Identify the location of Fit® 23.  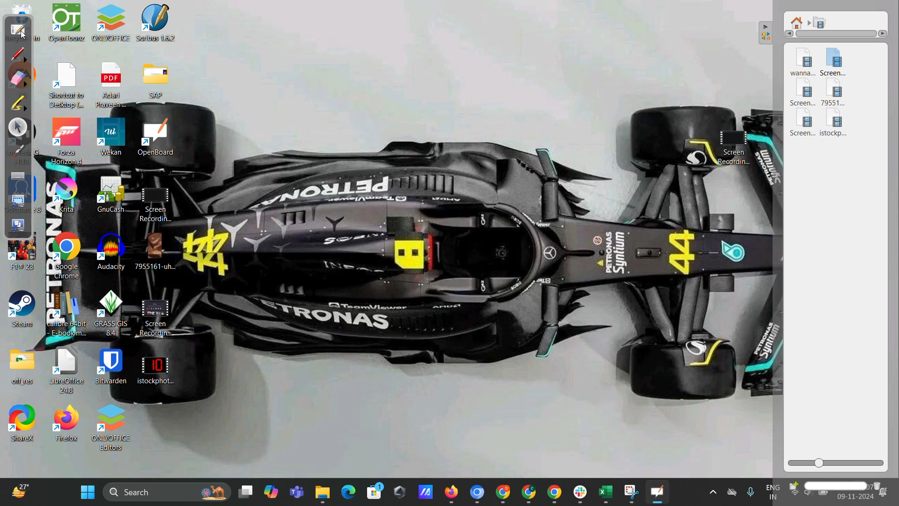
(22, 257).